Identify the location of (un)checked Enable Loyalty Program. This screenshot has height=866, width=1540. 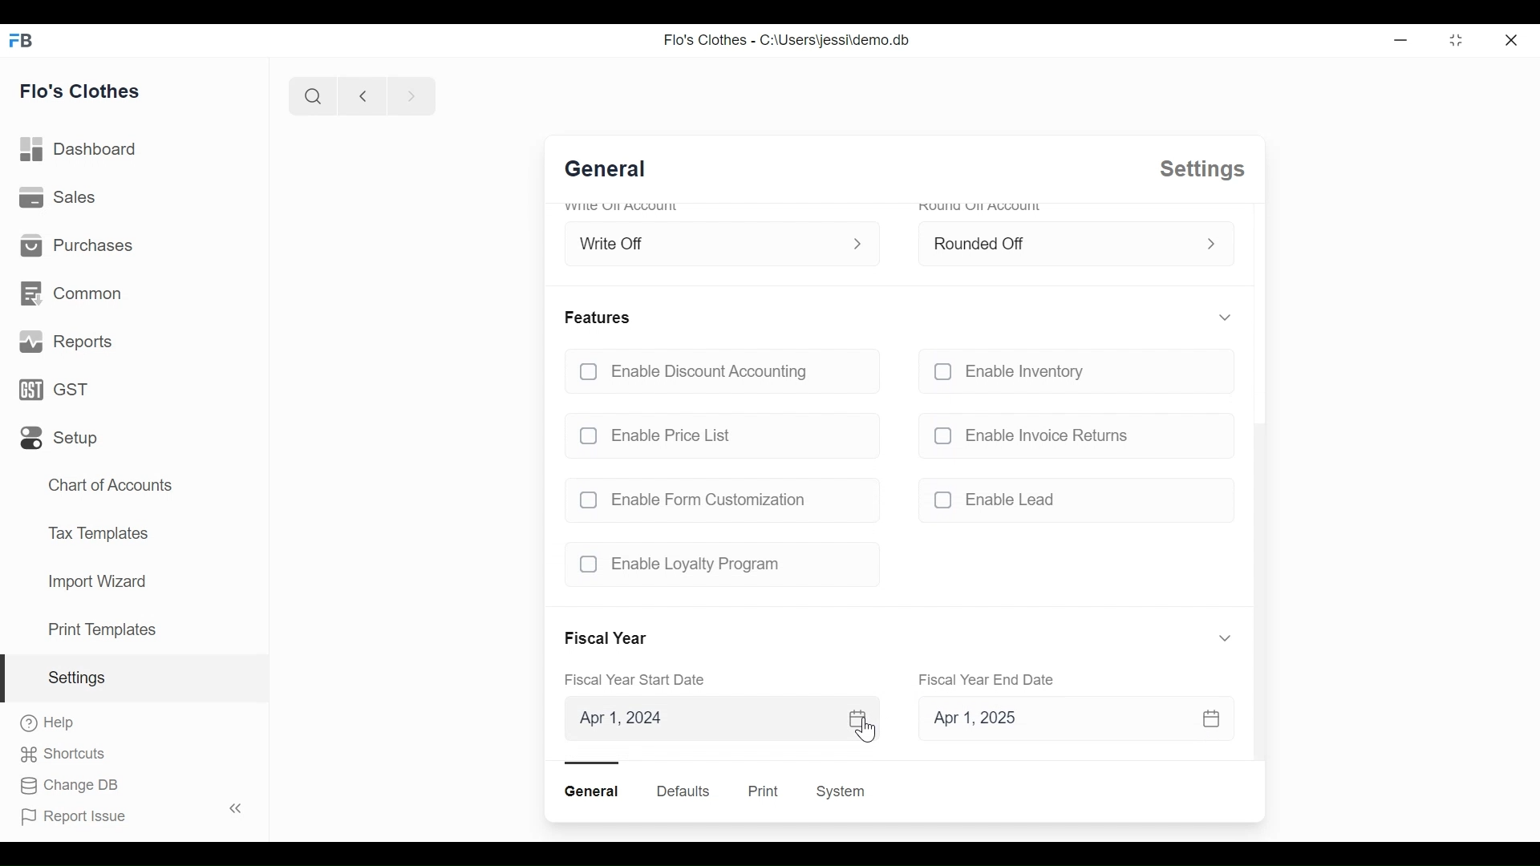
(715, 565).